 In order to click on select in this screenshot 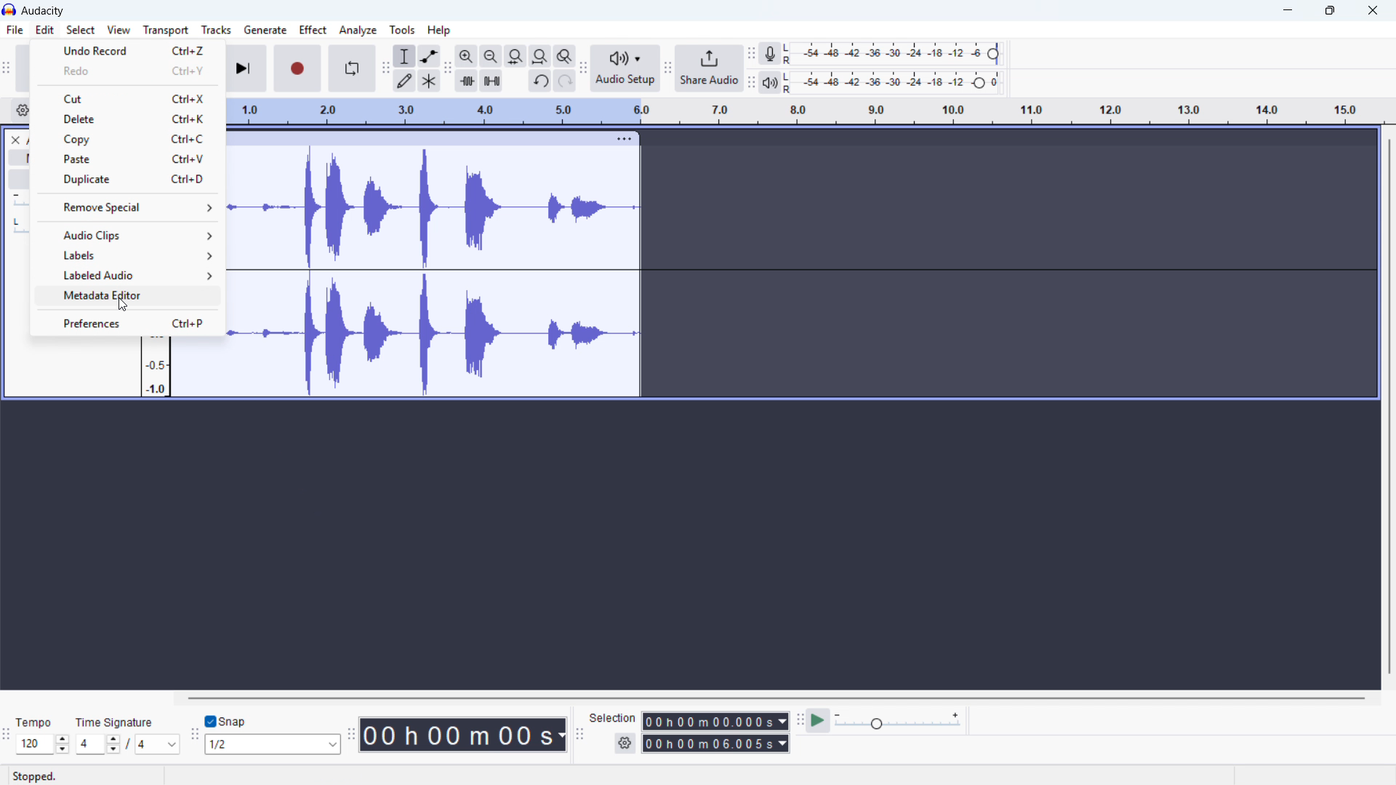, I will do `click(81, 29)`.